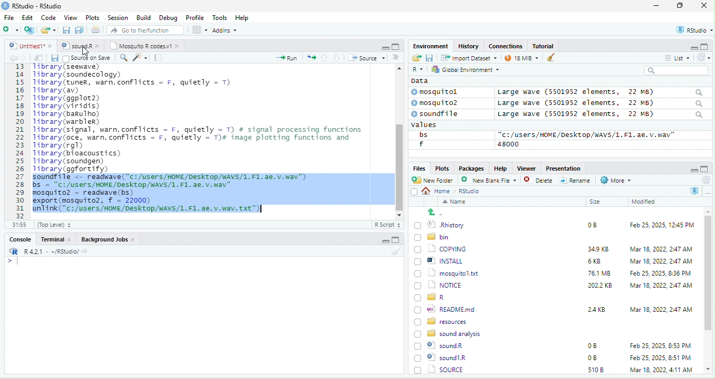 Image resolution: width=715 pixels, height=379 pixels. Describe the element at coordinates (690, 47) in the screenshot. I see `minimize` at that location.